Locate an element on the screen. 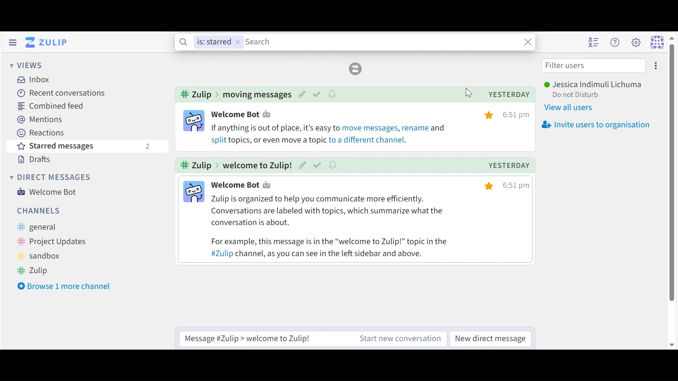 The width and height of the screenshot is (678, 381). user profile is located at coordinates (243, 114).